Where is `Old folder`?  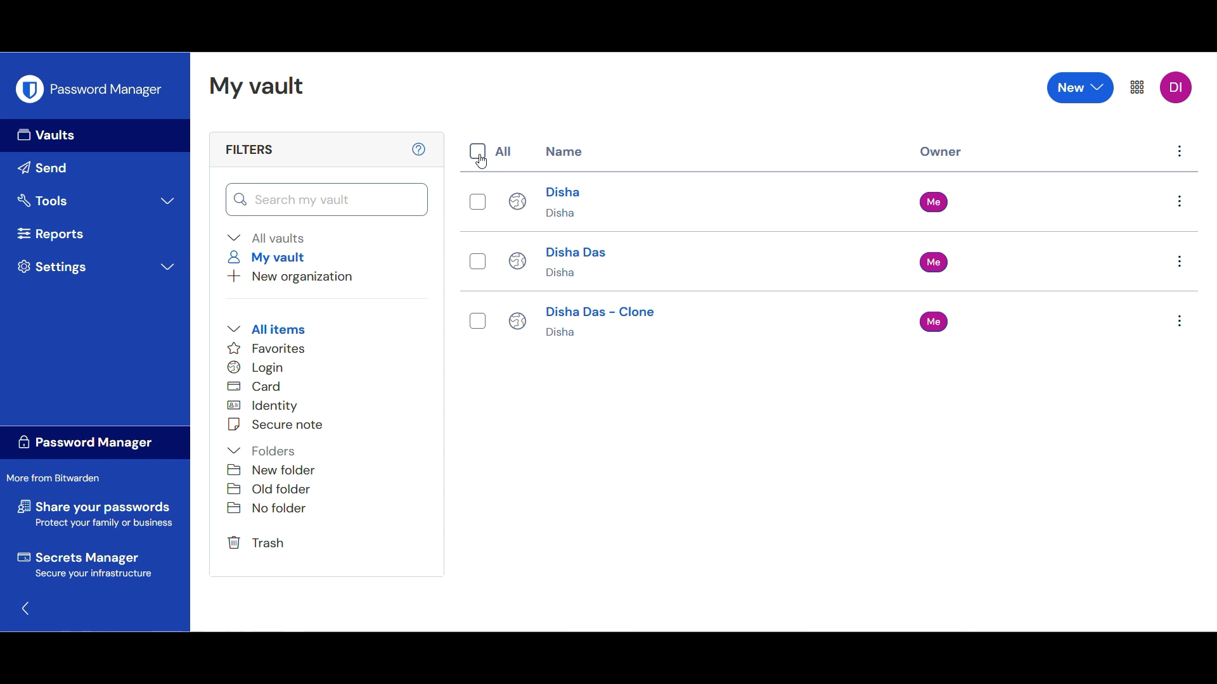
Old folder is located at coordinates (271, 489).